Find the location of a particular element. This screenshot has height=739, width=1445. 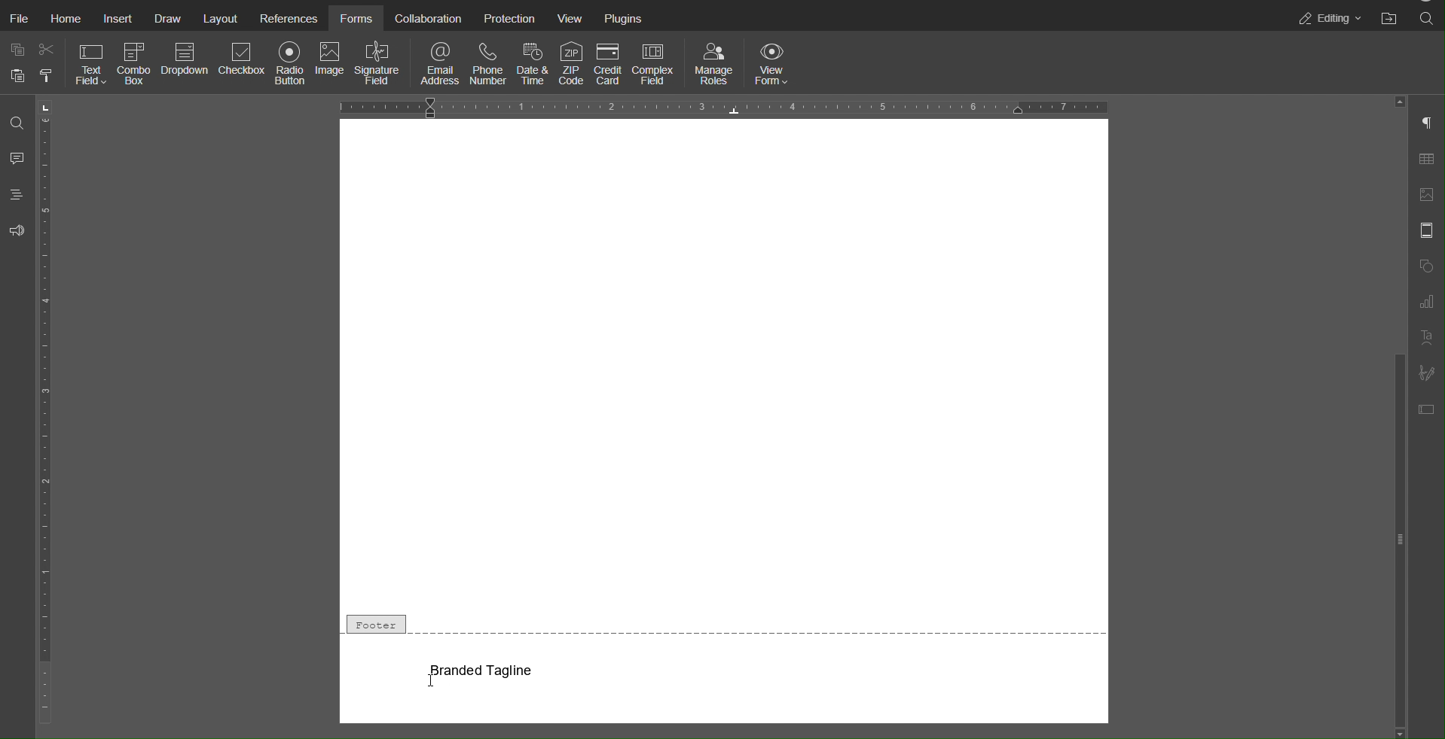

Shape Settings is located at coordinates (1426, 266).